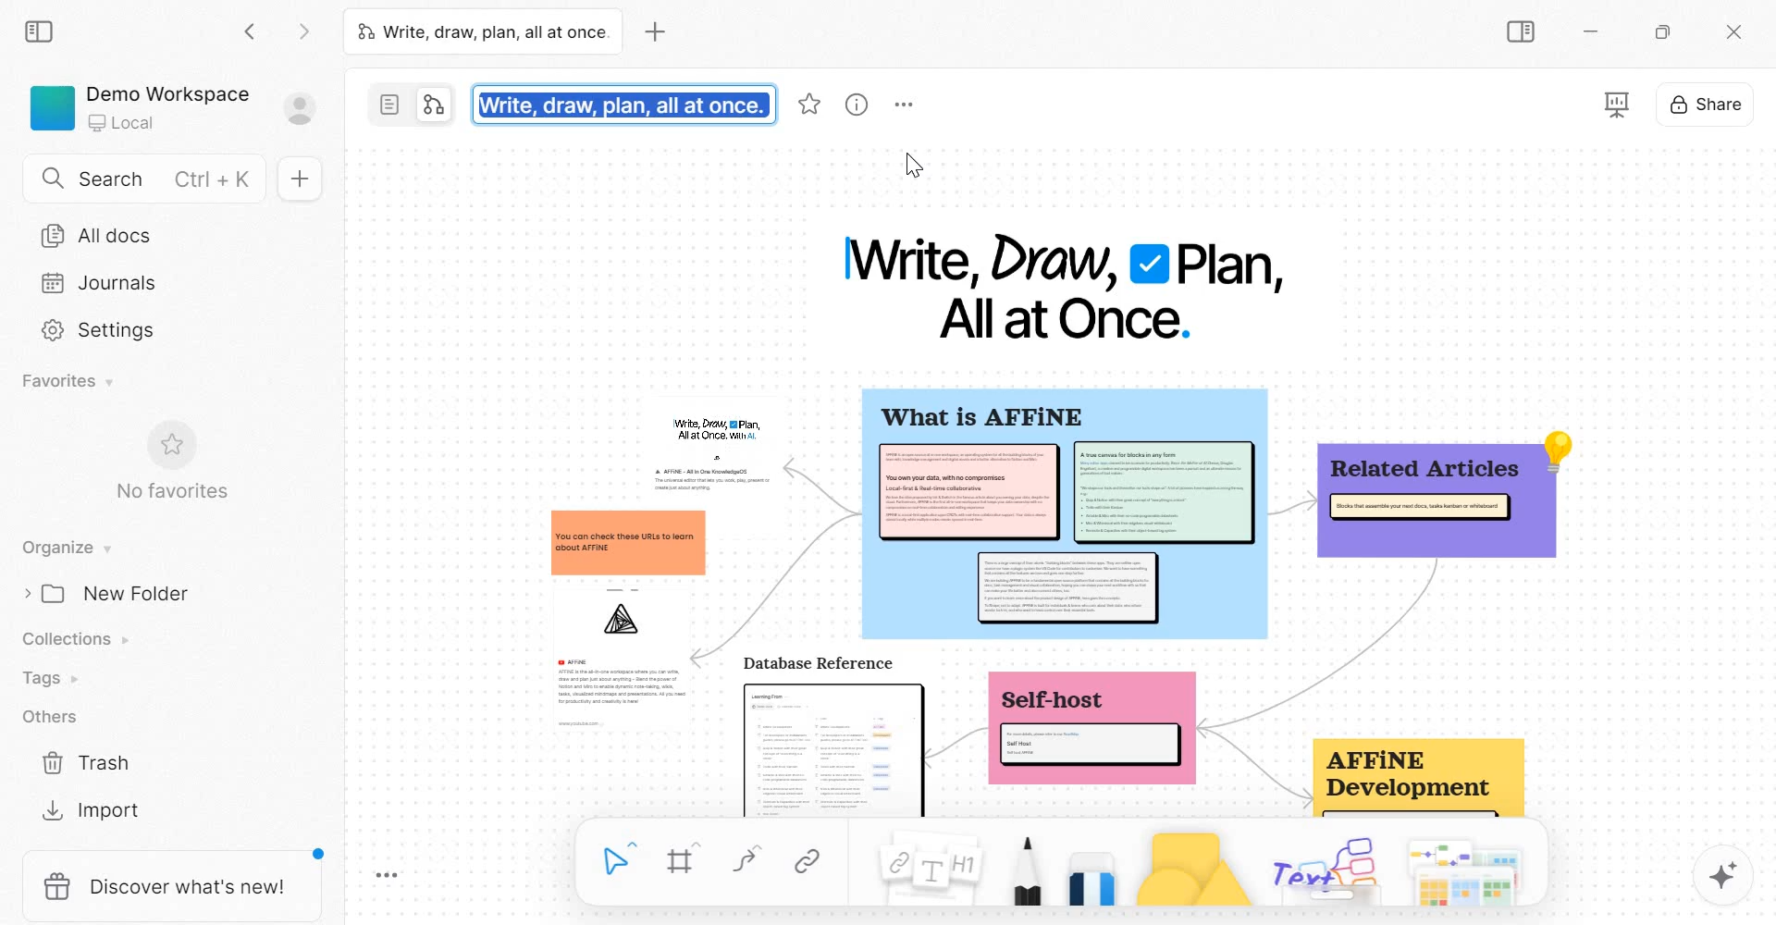  I want to click on Journals, so click(112, 286).